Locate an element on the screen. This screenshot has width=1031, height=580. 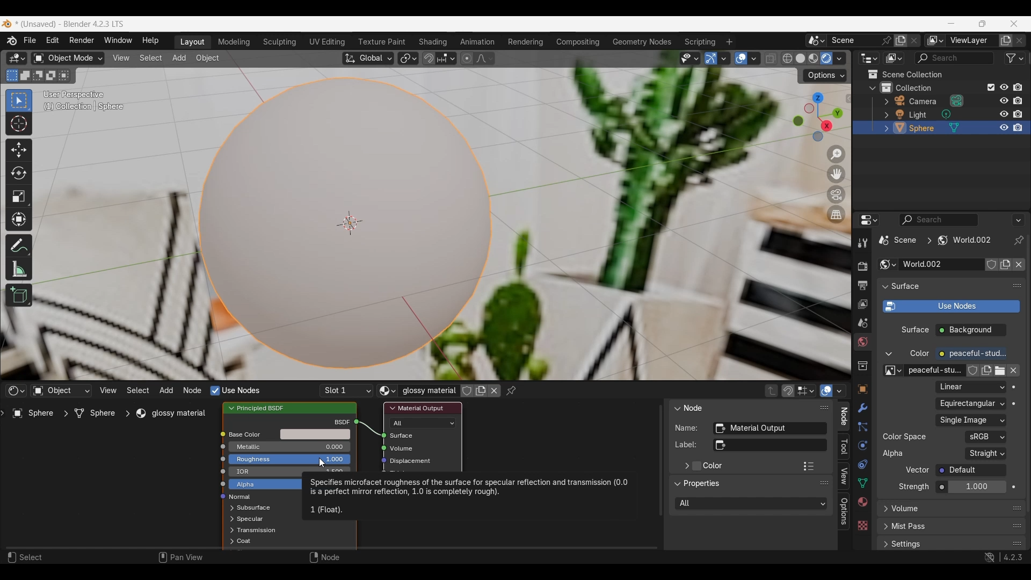
Filter is located at coordinates (1014, 59).